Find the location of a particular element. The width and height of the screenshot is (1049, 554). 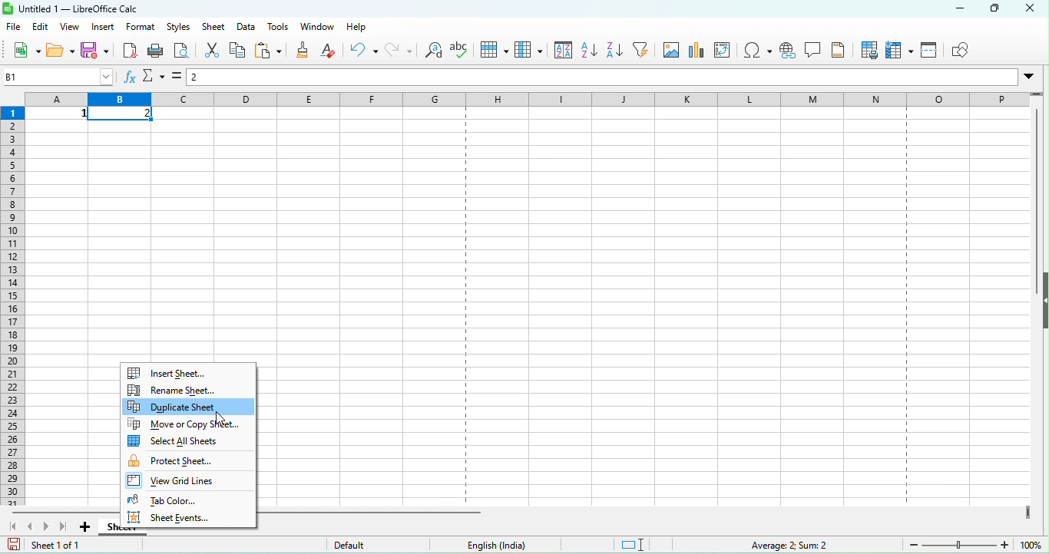

split window is located at coordinates (932, 51).